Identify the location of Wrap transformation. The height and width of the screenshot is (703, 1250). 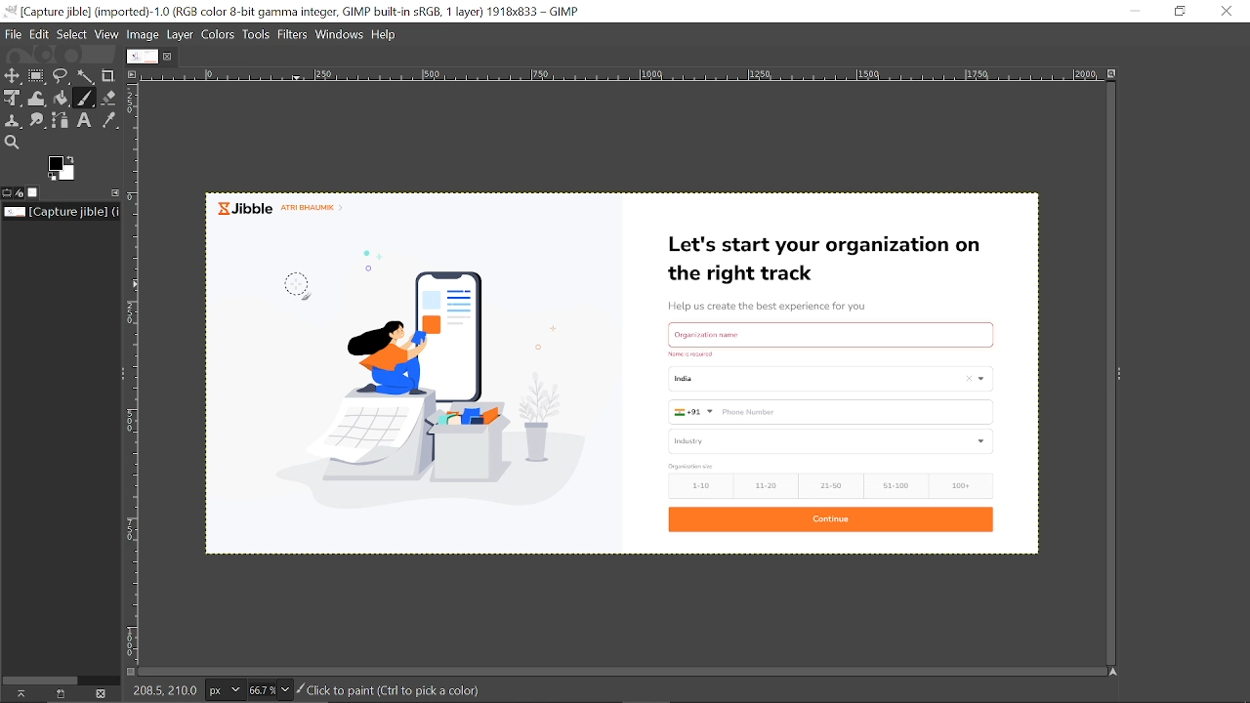
(38, 98).